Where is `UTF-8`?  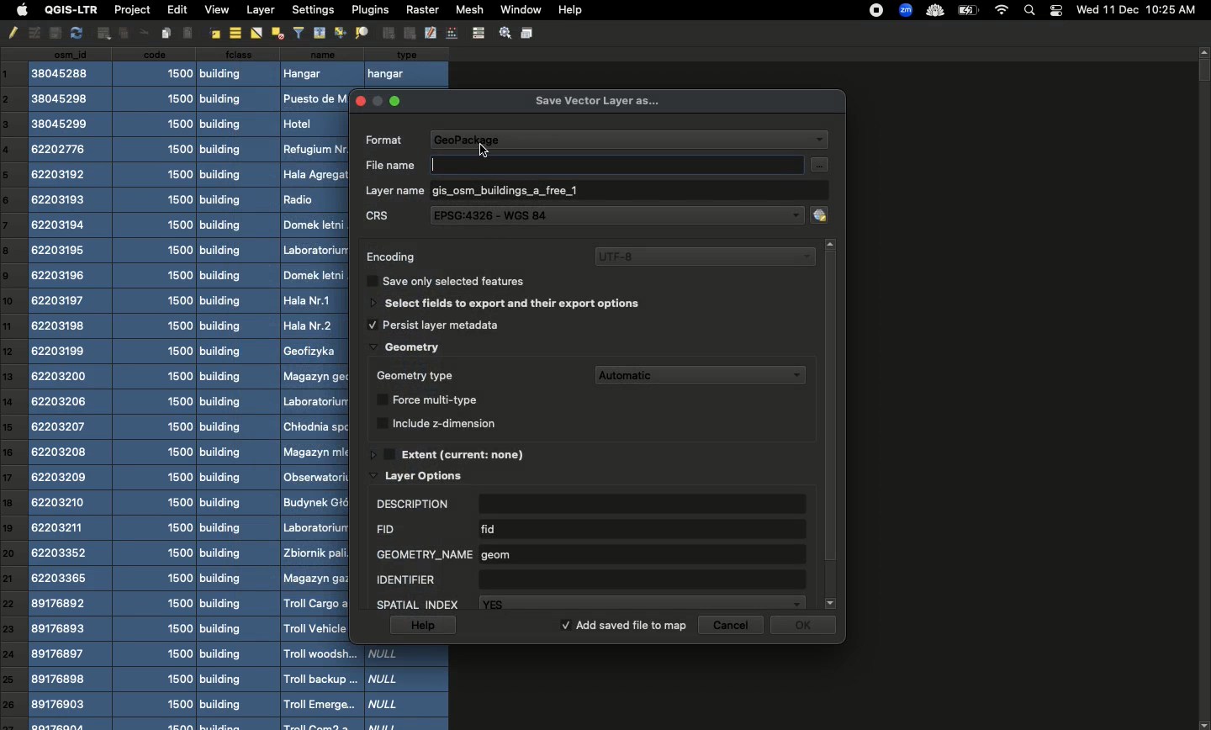 UTF-8 is located at coordinates (705, 257).